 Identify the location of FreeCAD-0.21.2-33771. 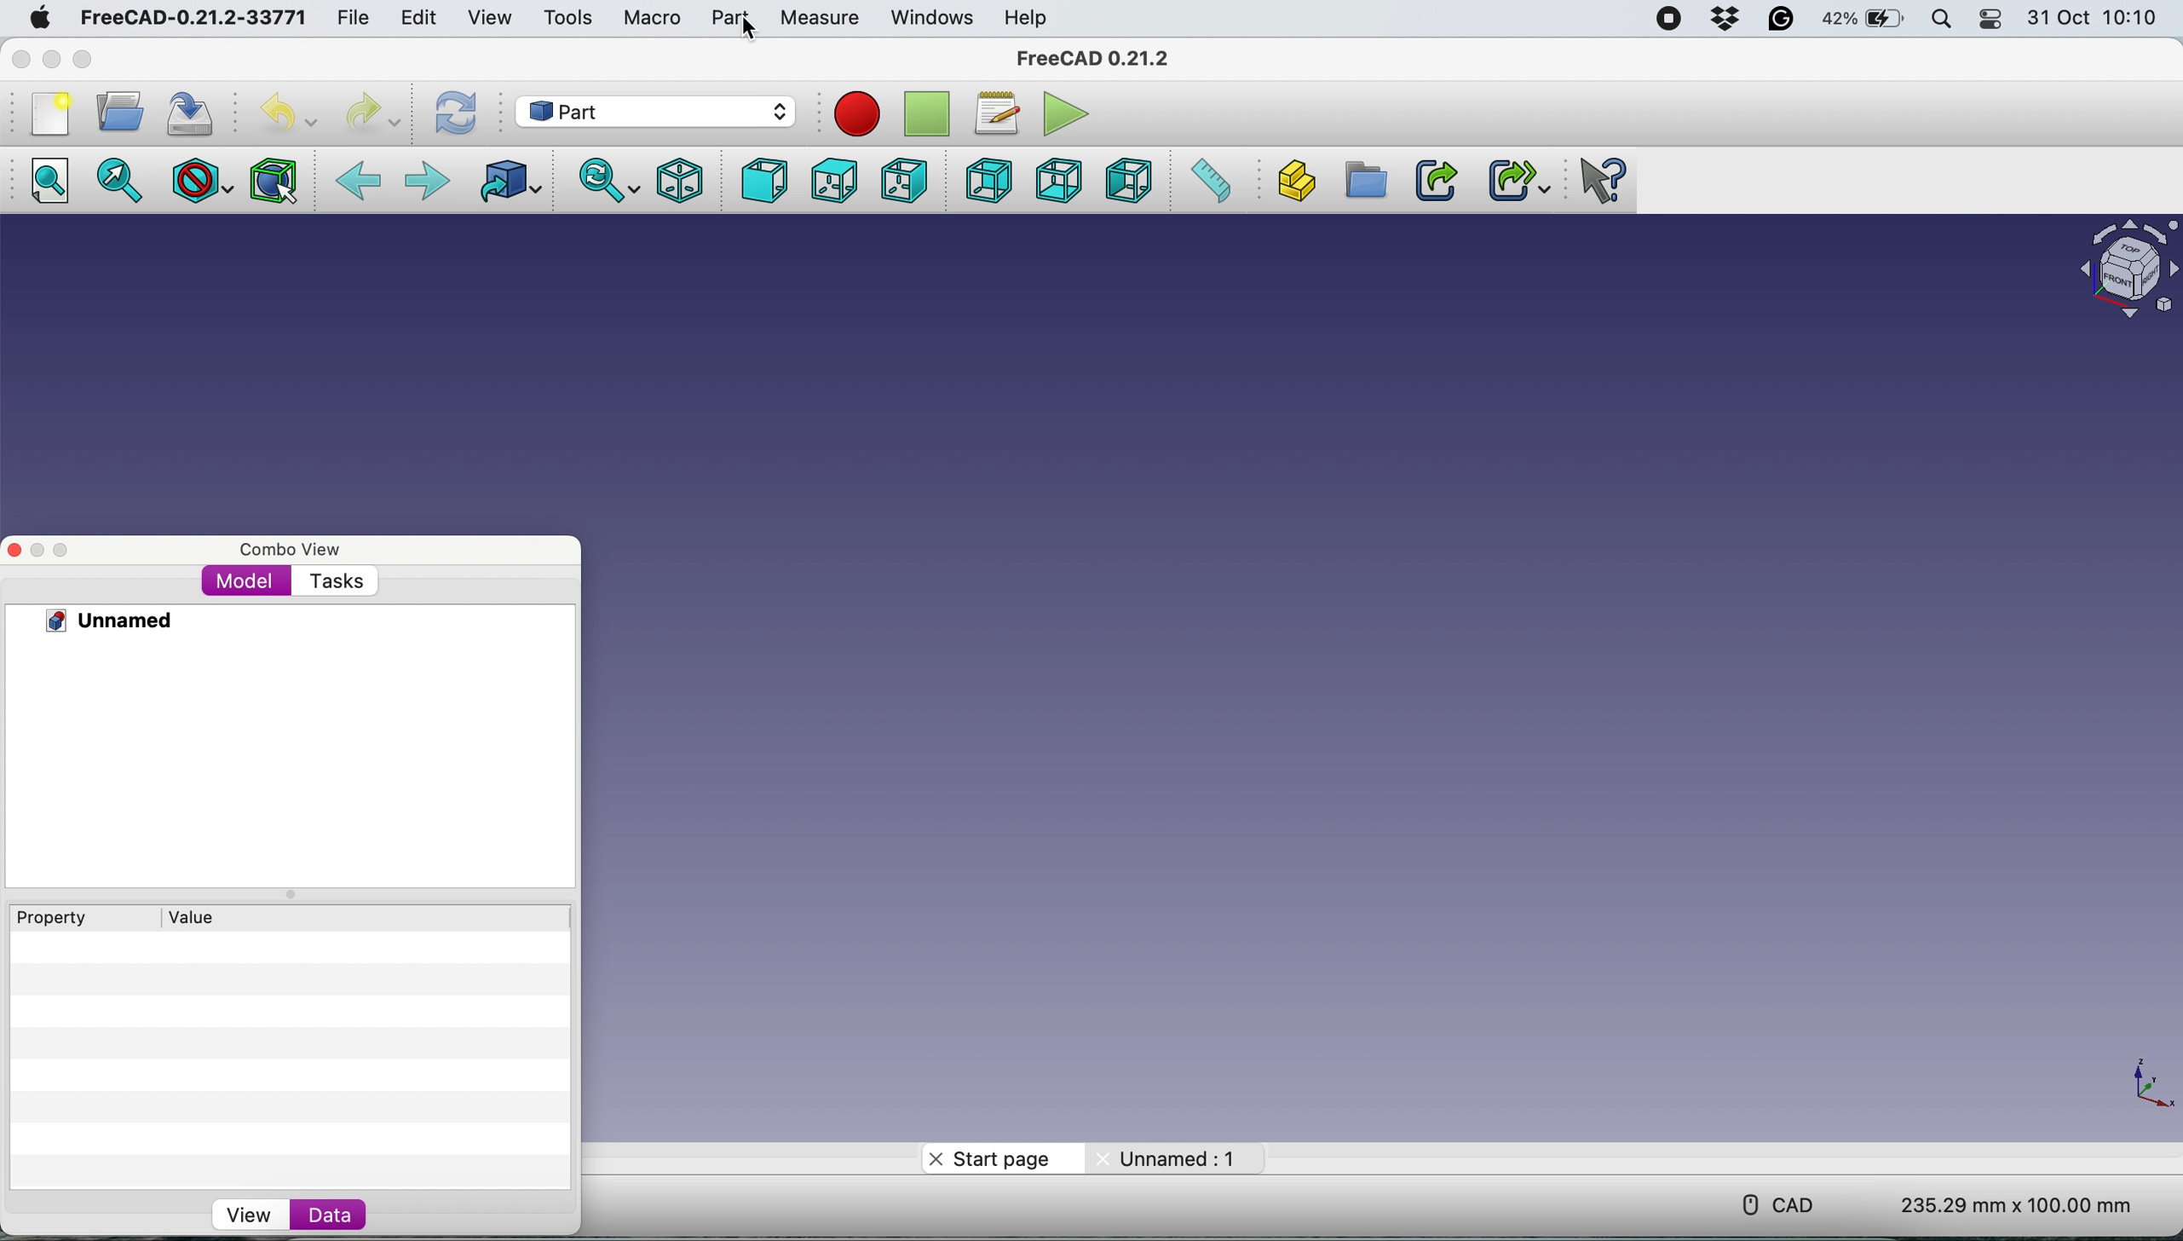
(193, 17).